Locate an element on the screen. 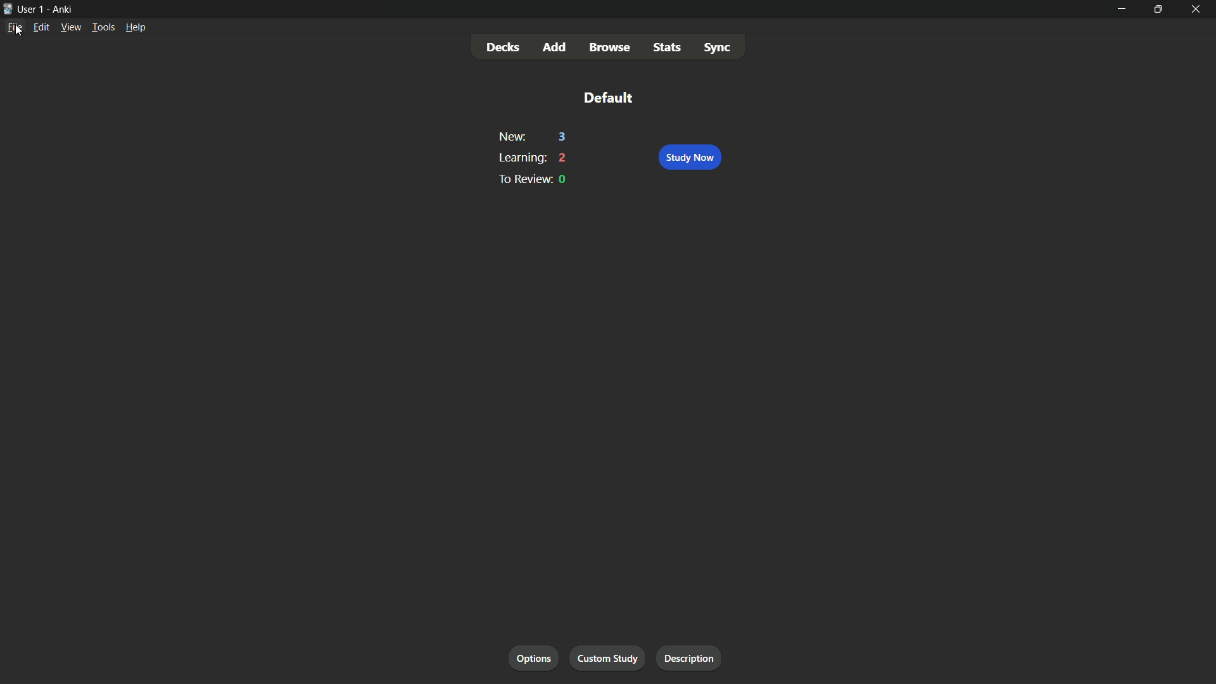 The height and width of the screenshot is (684, 1216). study now is located at coordinates (689, 158).